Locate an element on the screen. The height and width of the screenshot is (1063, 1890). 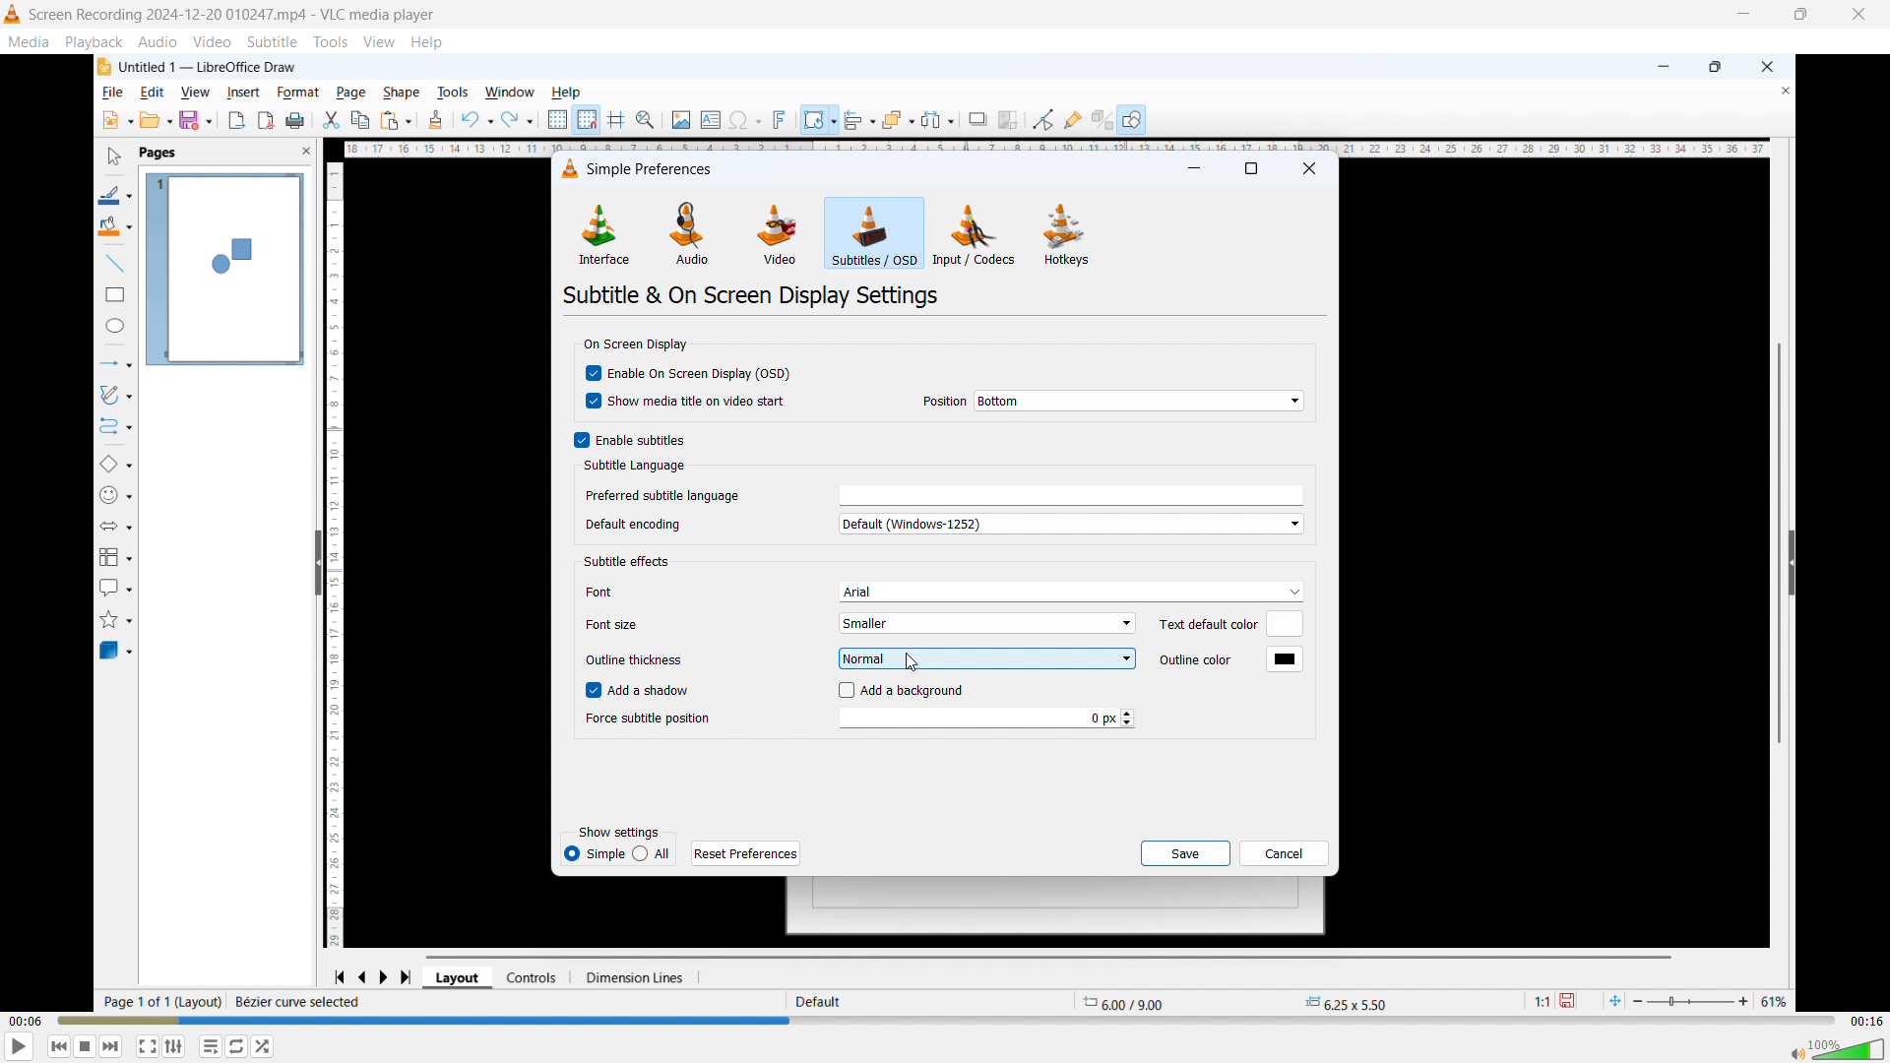
Audio  is located at coordinates (690, 233).